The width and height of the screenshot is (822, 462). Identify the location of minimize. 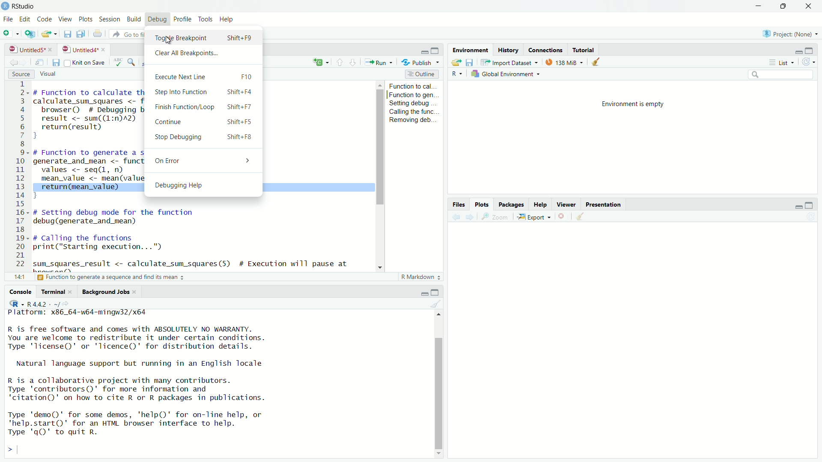
(795, 205).